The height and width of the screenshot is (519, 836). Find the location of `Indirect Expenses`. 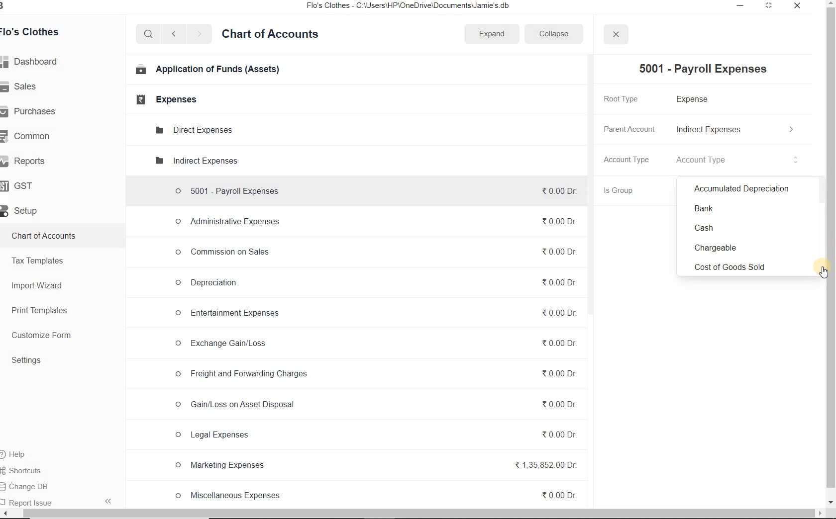

Indirect Expenses is located at coordinates (735, 129).